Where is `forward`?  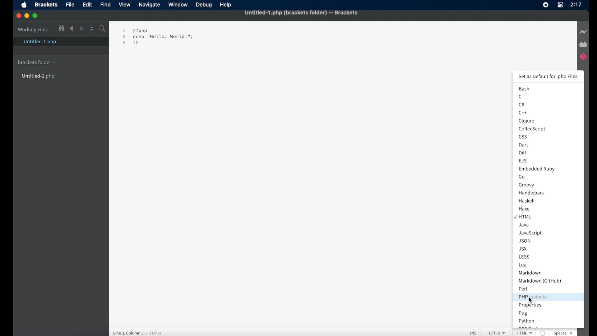
forward is located at coordinates (81, 28).